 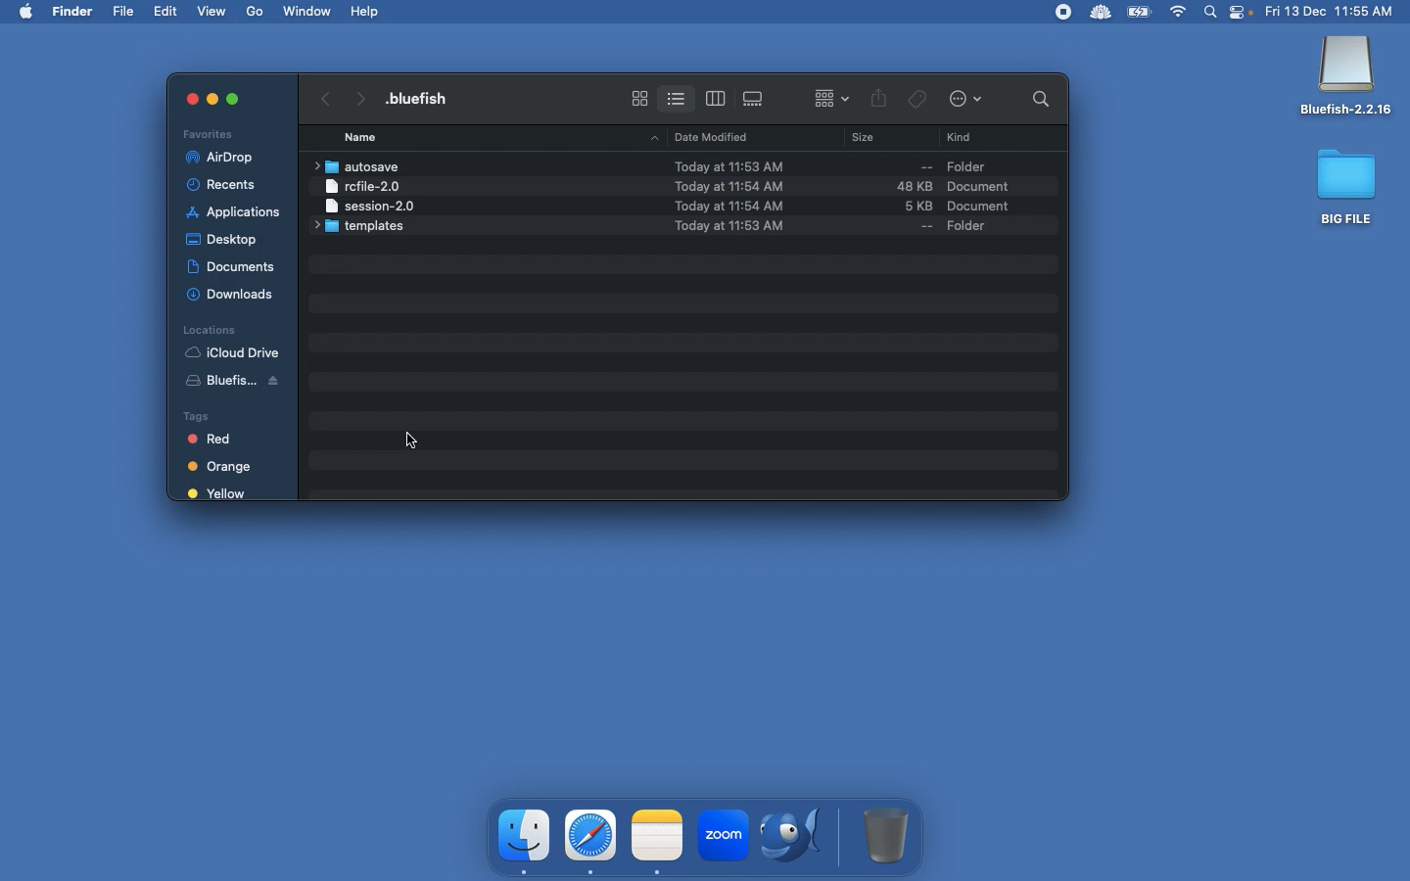 I want to click on kind, so click(x=963, y=138).